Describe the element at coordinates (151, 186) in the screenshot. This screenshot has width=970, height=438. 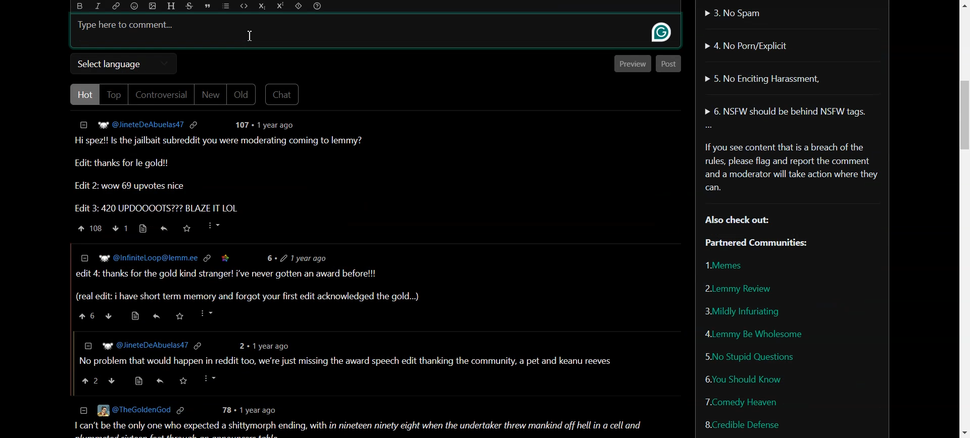
I see `Edit 2: wow 69 upvotes nice` at that location.